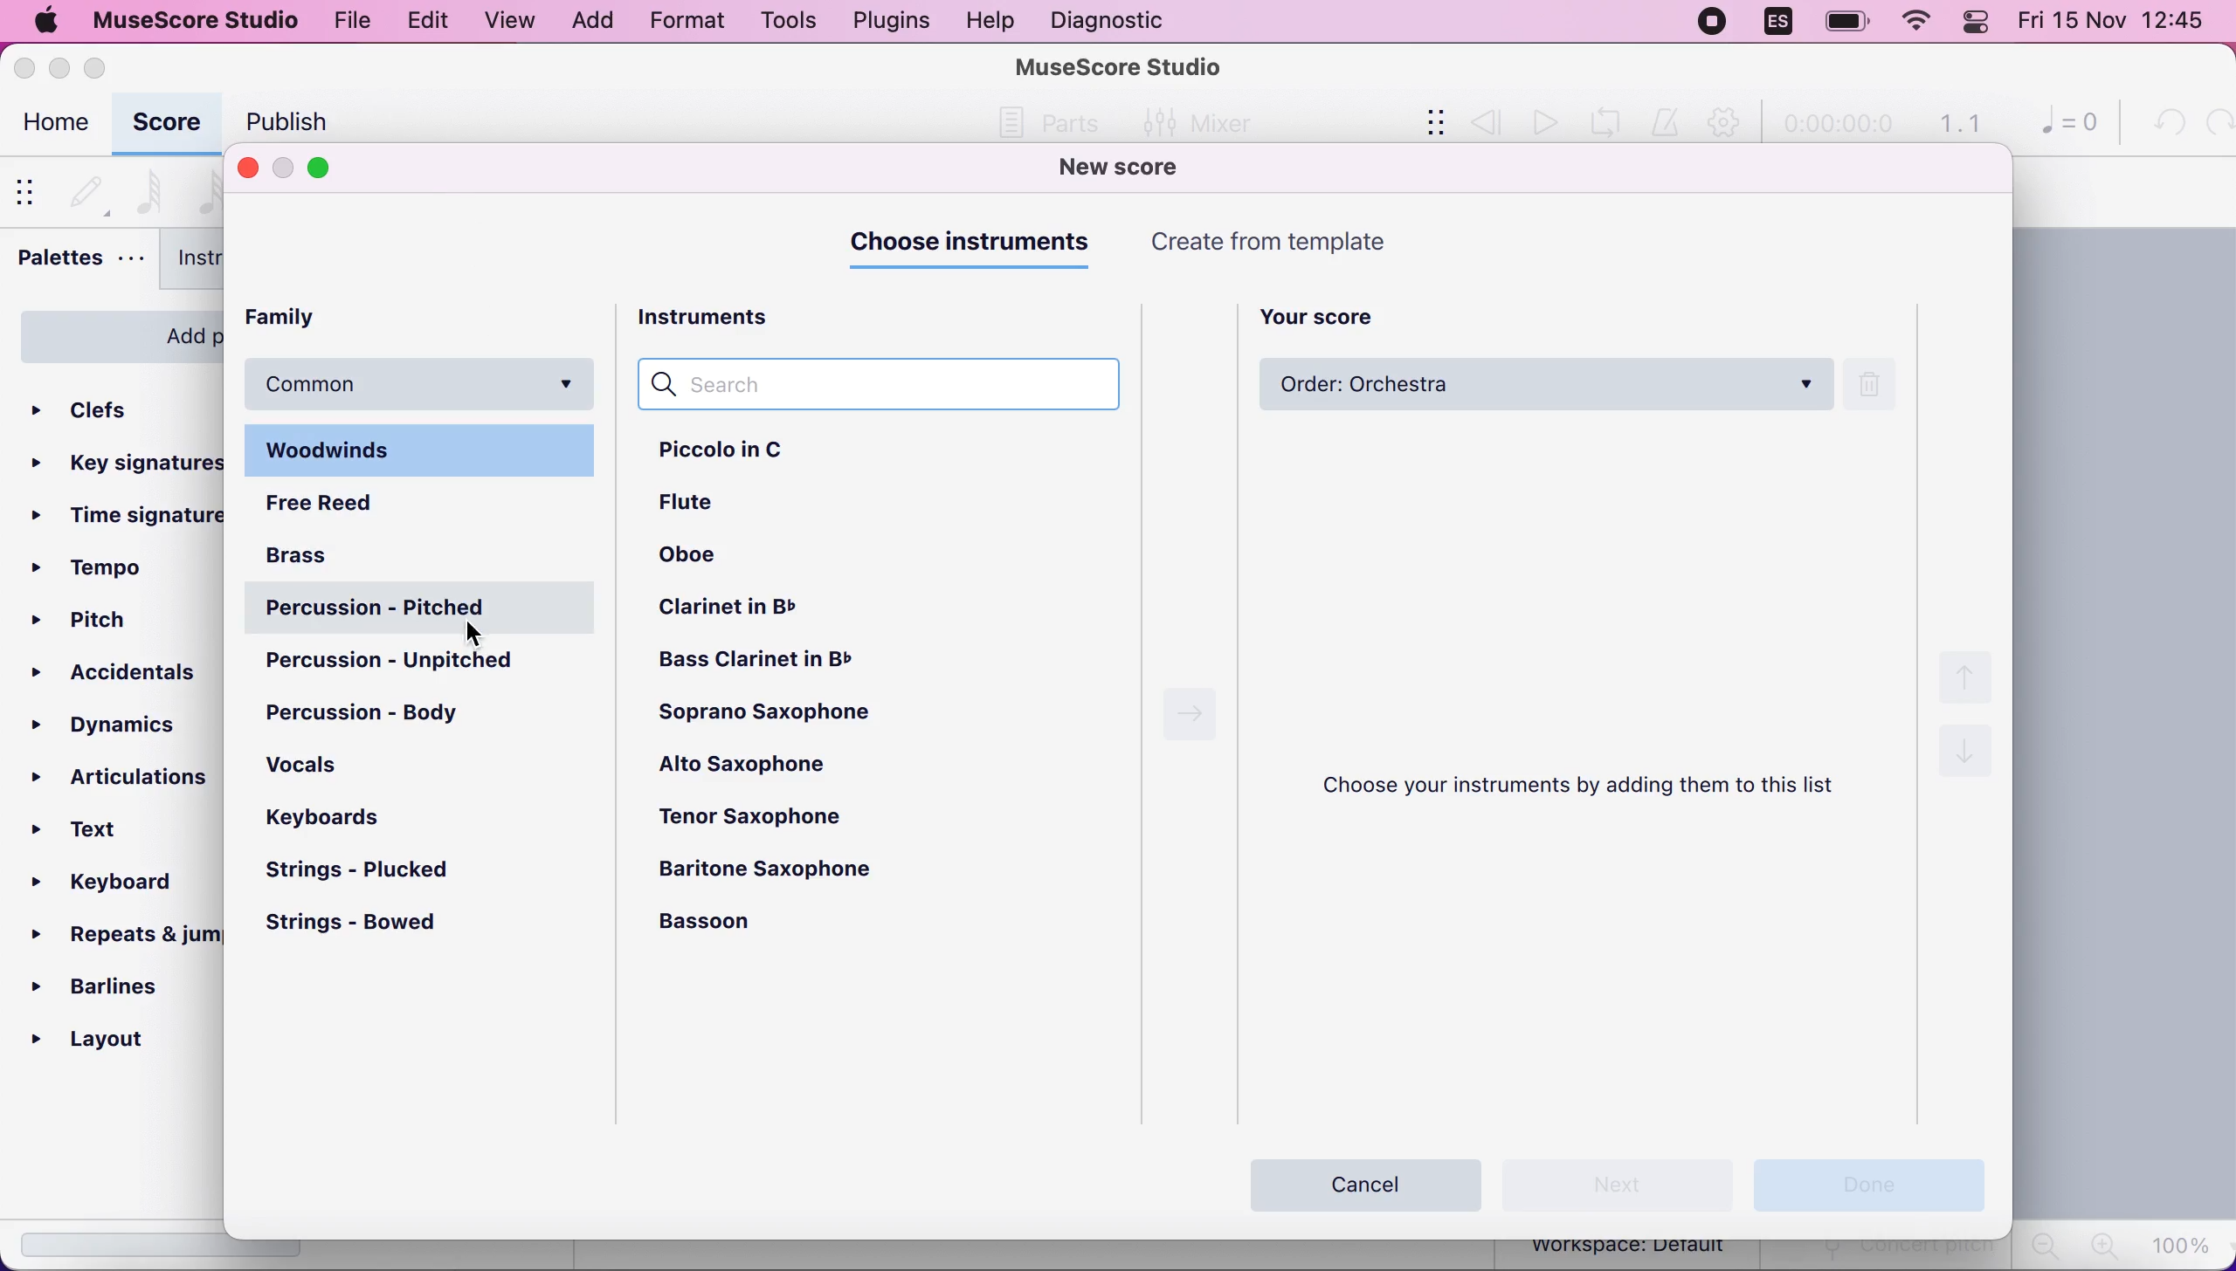 This screenshot has height=1271, width=2236. Describe the element at coordinates (282, 121) in the screenshot. I see `publish` at that location.